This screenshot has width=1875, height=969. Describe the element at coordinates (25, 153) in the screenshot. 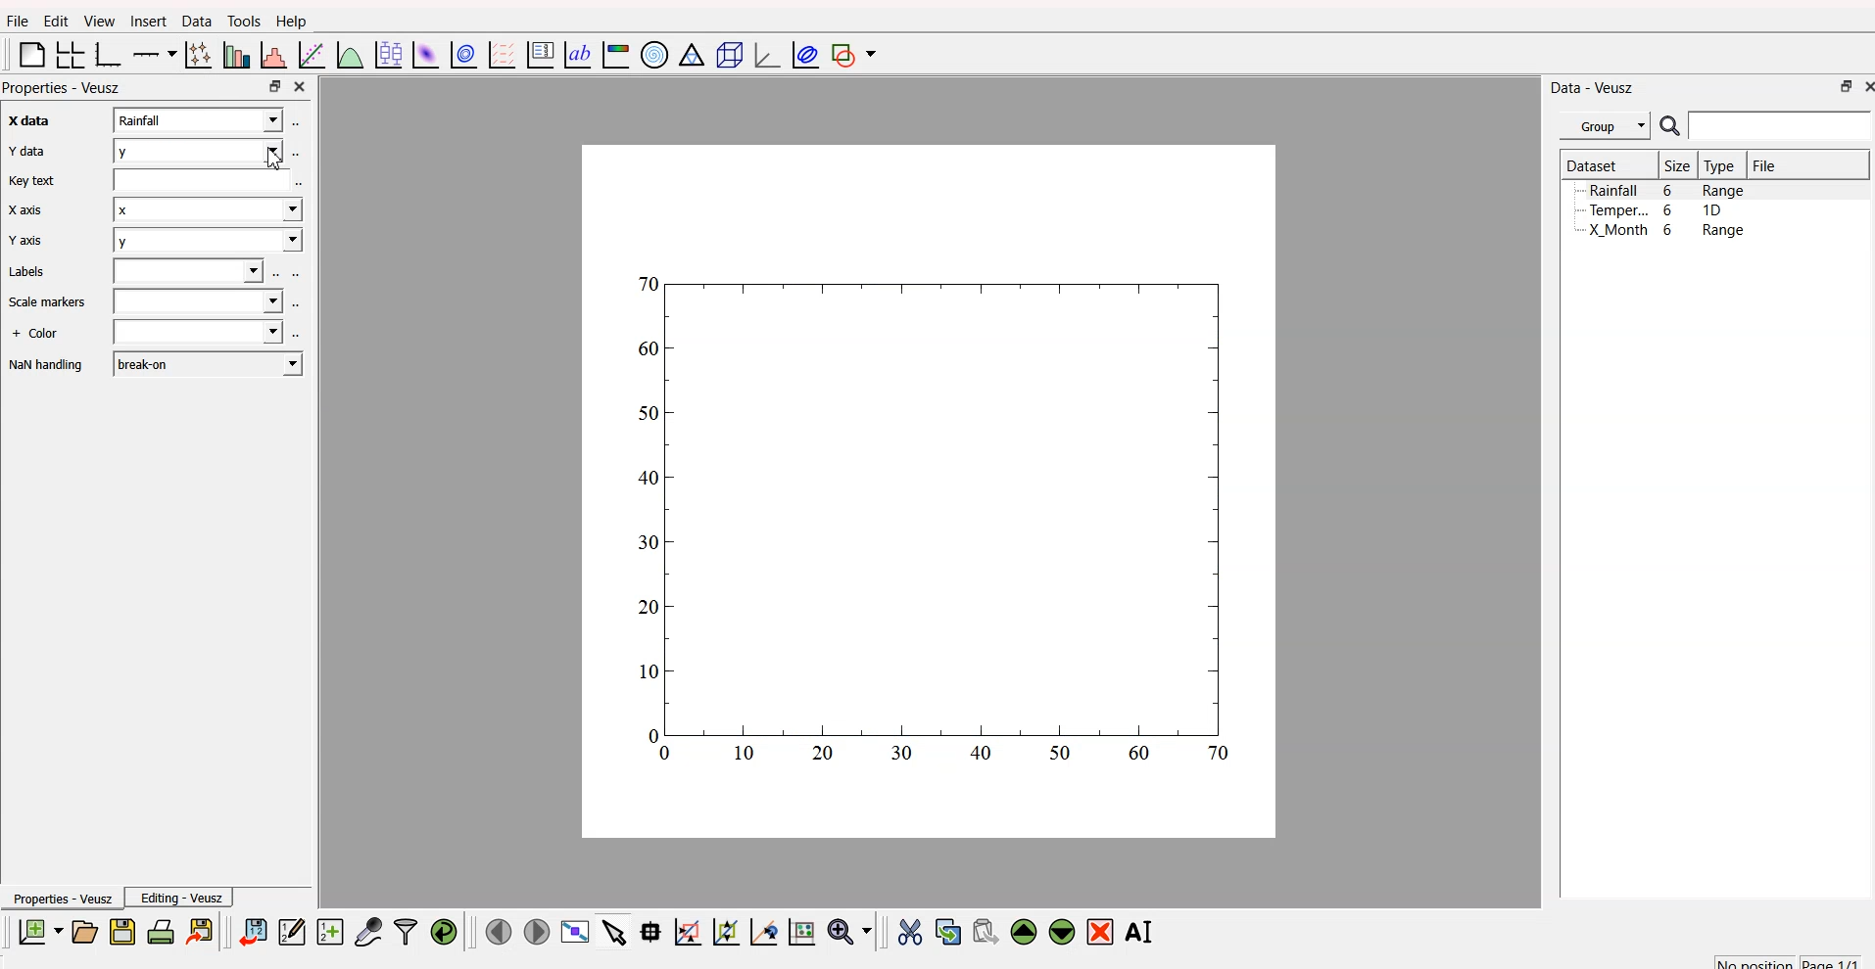

I see `Y data` at that location.